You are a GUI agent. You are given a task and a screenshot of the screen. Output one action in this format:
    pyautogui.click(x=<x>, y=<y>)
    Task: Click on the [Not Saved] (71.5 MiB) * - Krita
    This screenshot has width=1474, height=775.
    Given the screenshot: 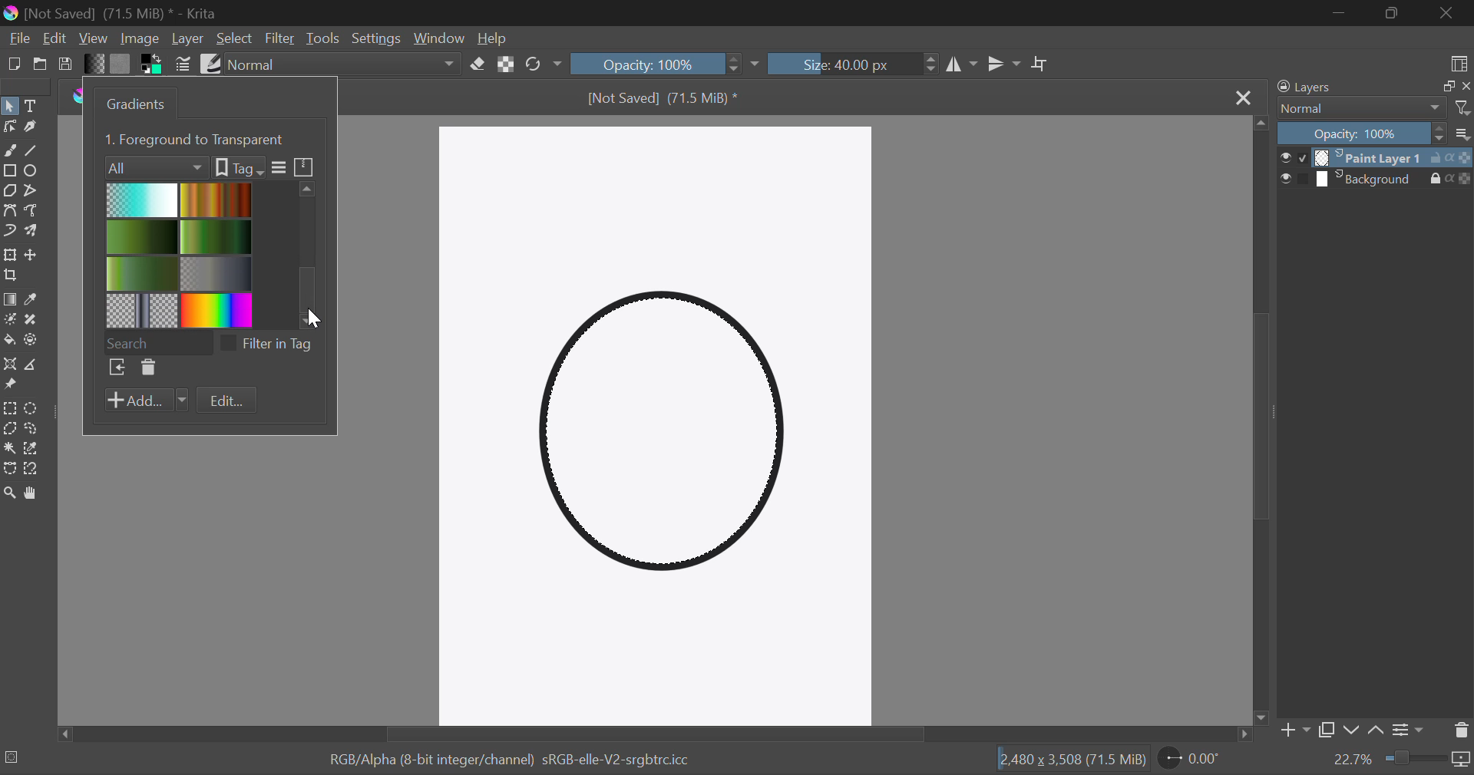 What is the action you would take?
    pyautogui.click(x=121, y=15)
    